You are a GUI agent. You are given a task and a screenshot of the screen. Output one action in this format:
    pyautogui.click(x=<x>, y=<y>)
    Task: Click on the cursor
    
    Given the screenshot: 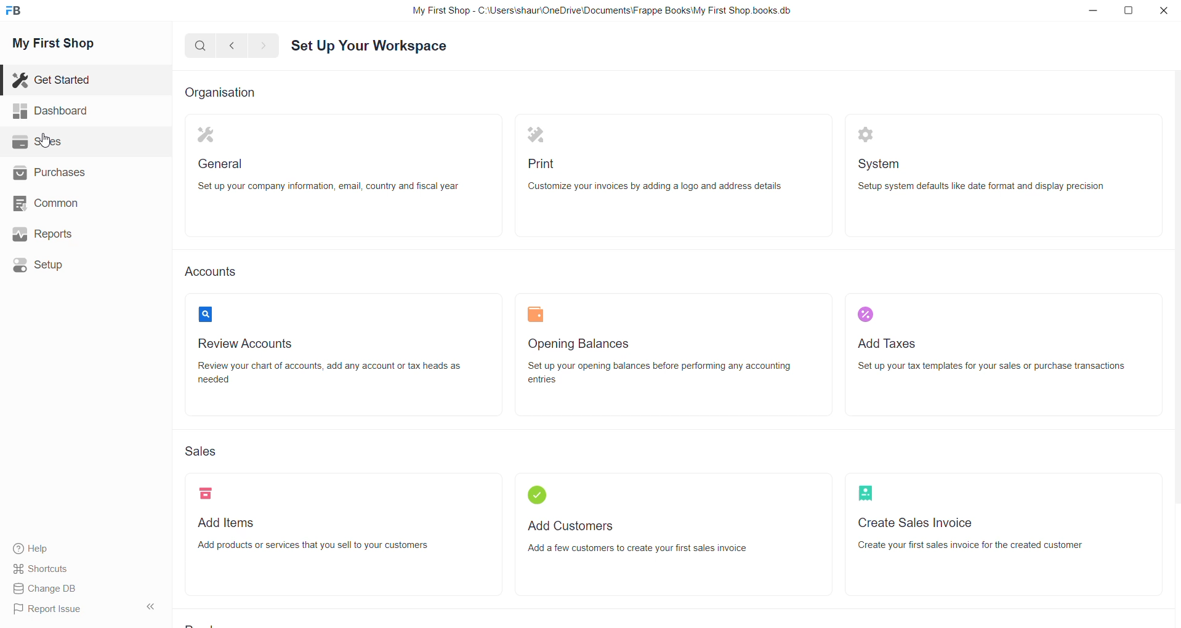 What is the action you would take?
    pyautogui.click(x=47, y=143)
    